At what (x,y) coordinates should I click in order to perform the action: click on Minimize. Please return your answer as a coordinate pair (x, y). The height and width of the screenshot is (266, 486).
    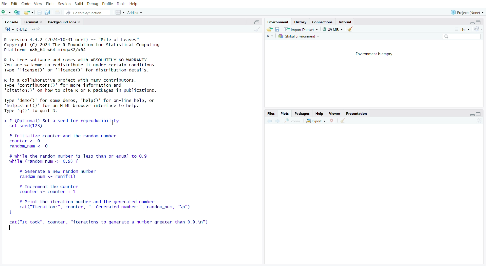
    Looking at the image, I should click on (473, 115).